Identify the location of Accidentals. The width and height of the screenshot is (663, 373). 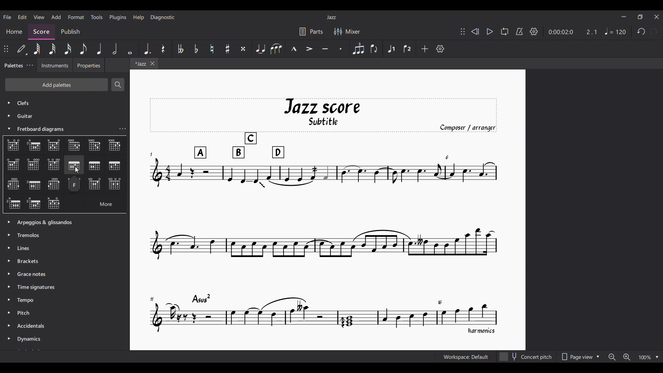
(33, 327).